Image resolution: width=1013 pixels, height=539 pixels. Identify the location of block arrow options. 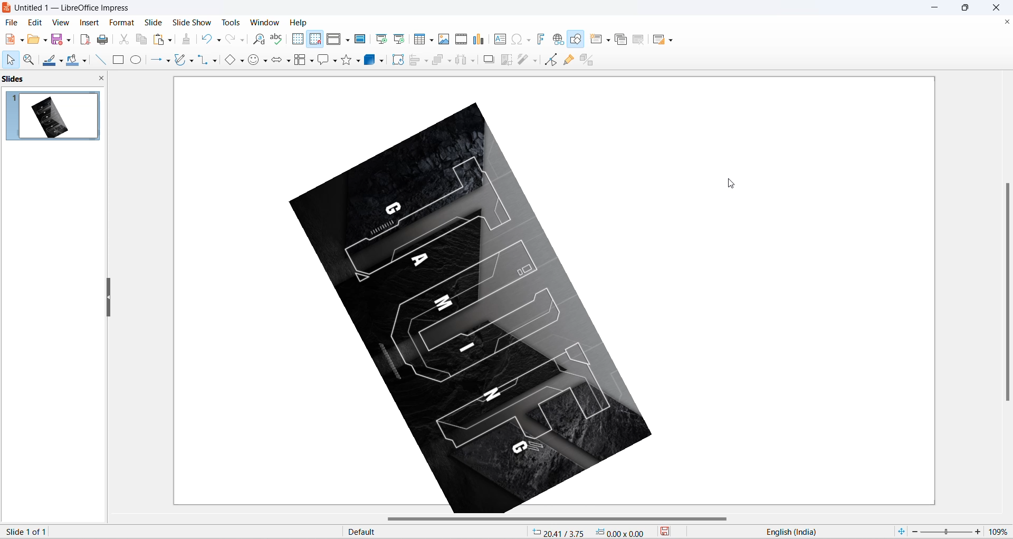
(289, 62).